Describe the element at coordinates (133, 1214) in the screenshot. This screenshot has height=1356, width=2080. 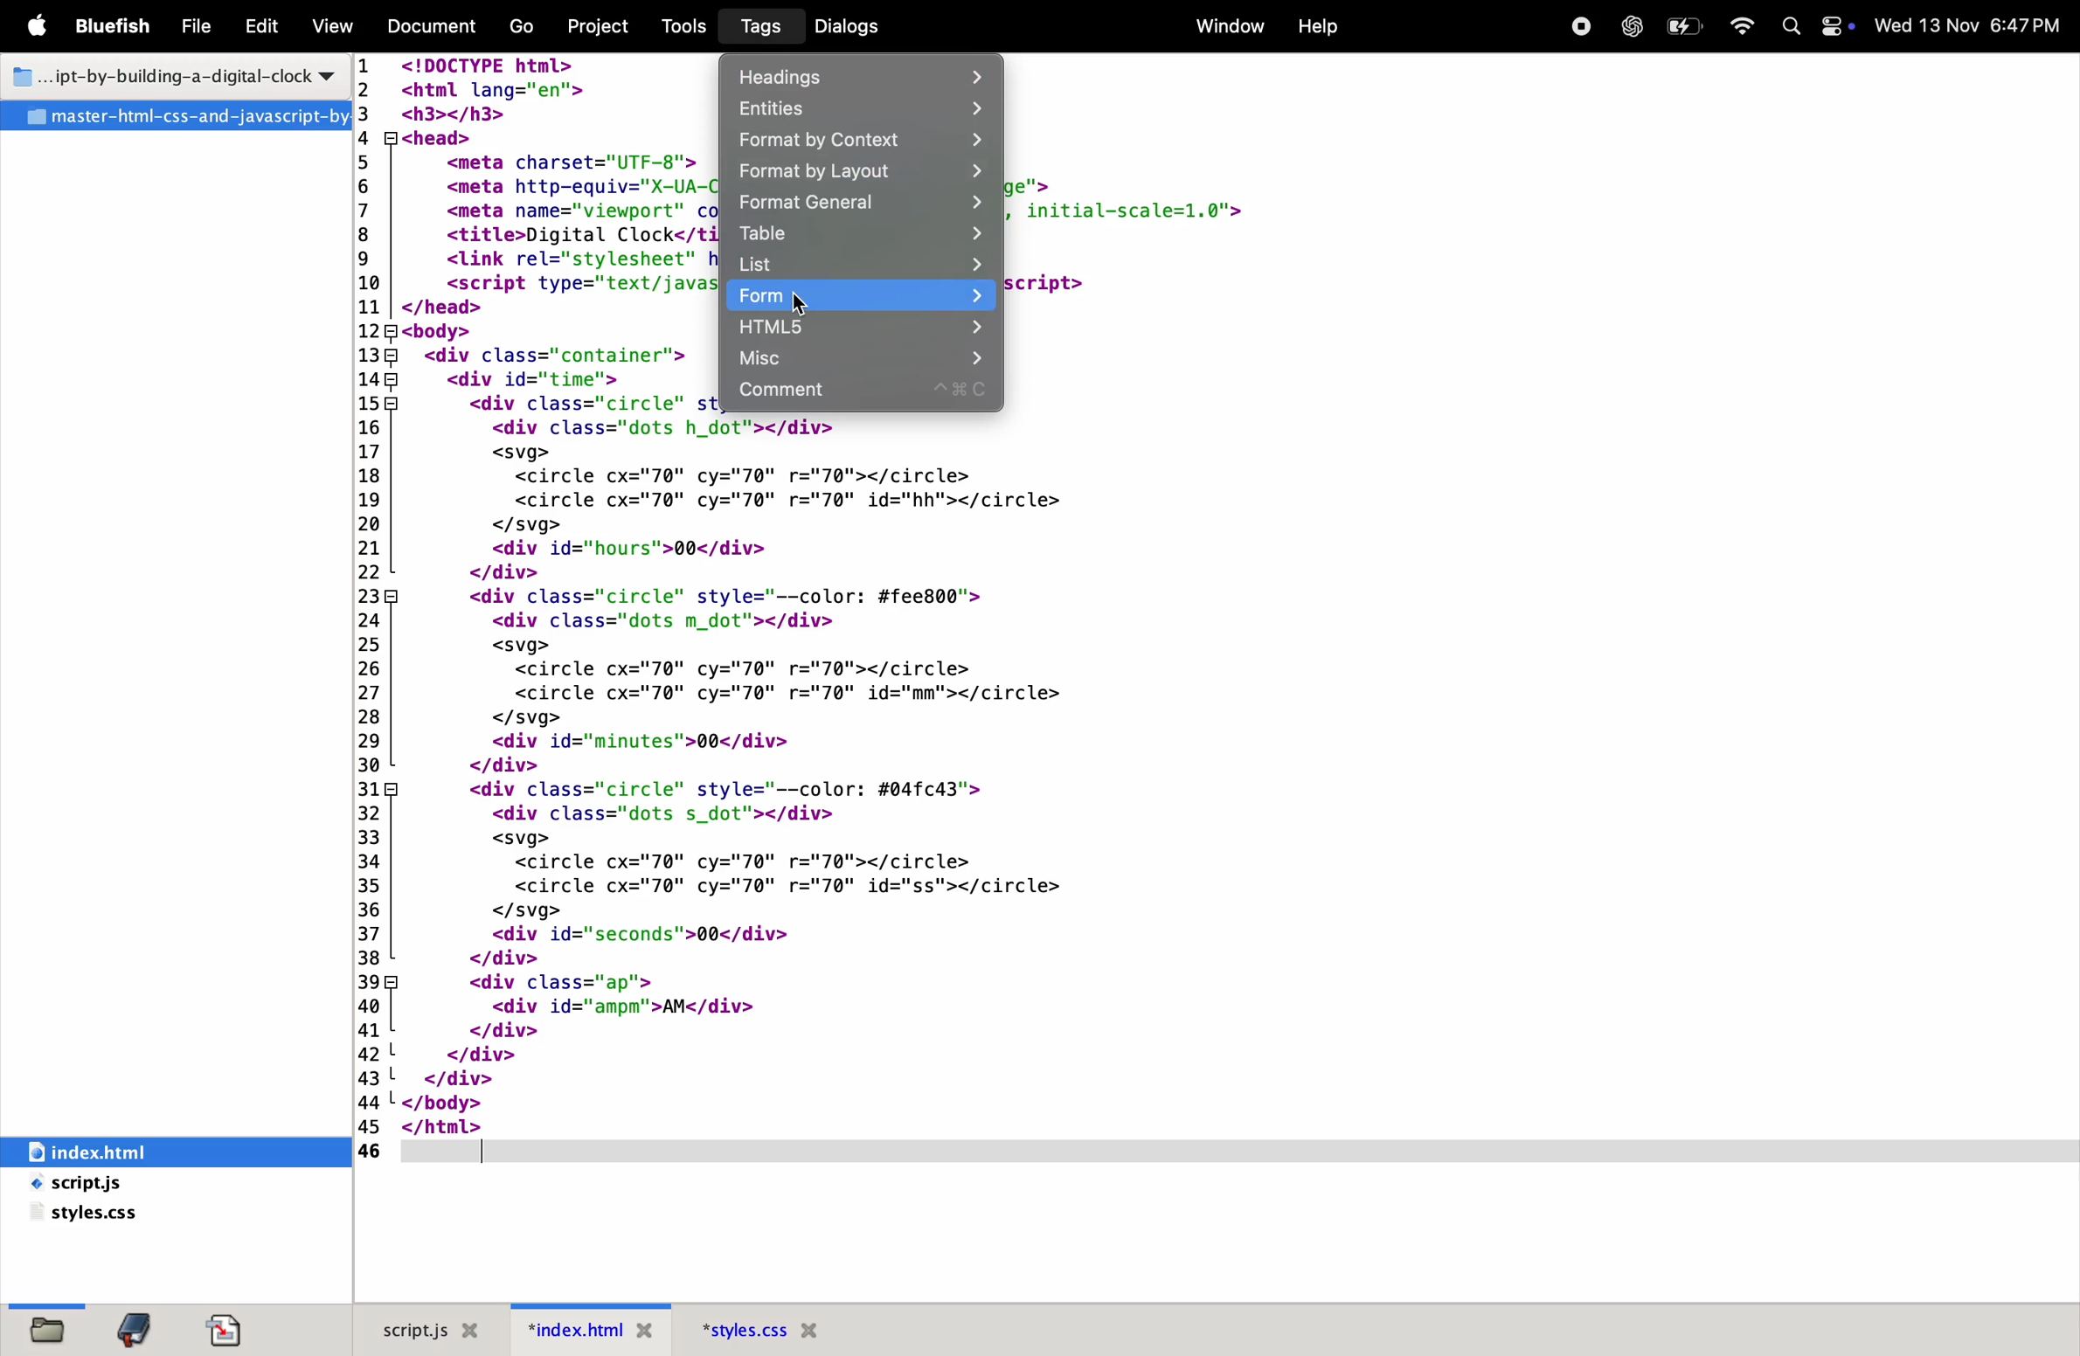
I see `style.css` at that location.